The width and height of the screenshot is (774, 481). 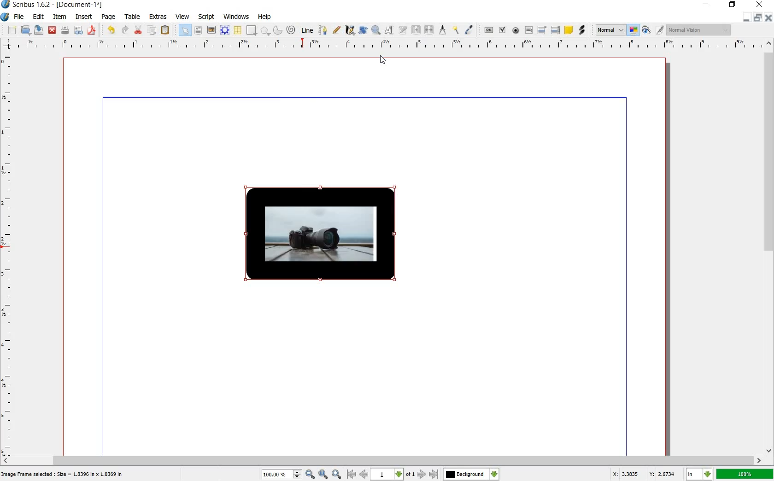 What do you see at coordinates (430, 29) in the screenshot?
I see `unlink text frames` at bounding box center [430, 29].